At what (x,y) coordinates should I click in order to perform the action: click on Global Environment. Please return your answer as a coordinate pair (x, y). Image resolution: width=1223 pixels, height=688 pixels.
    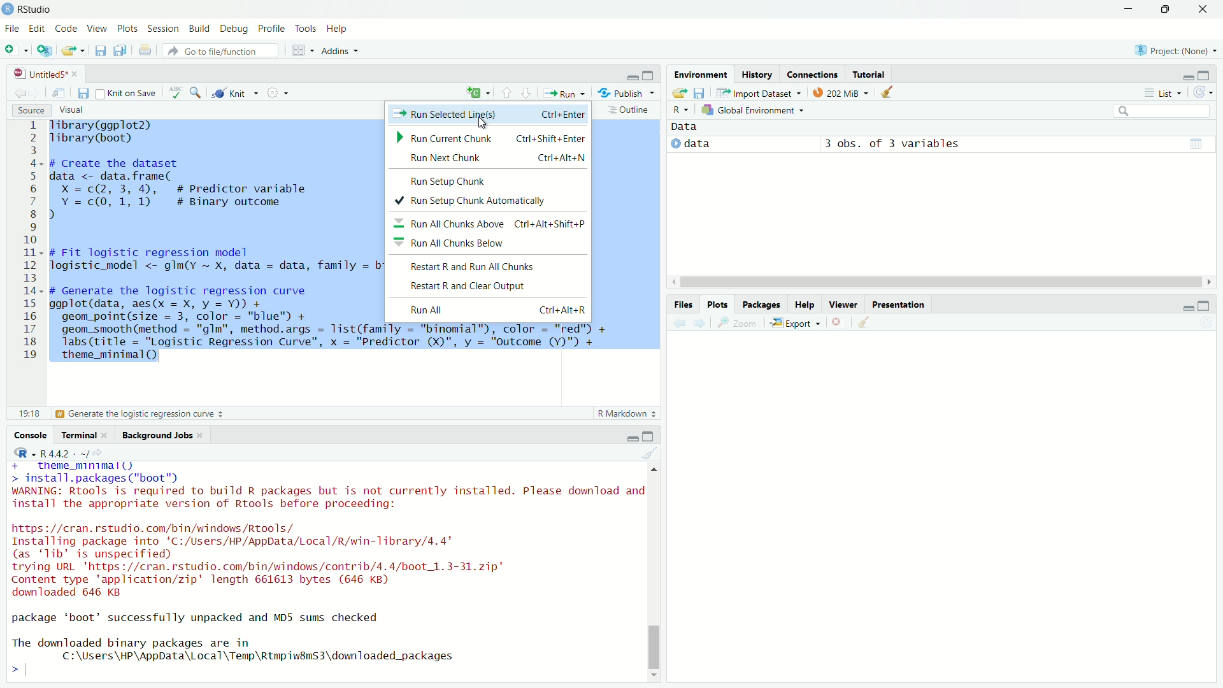
    Looking at the image, I should click on (752, 110).